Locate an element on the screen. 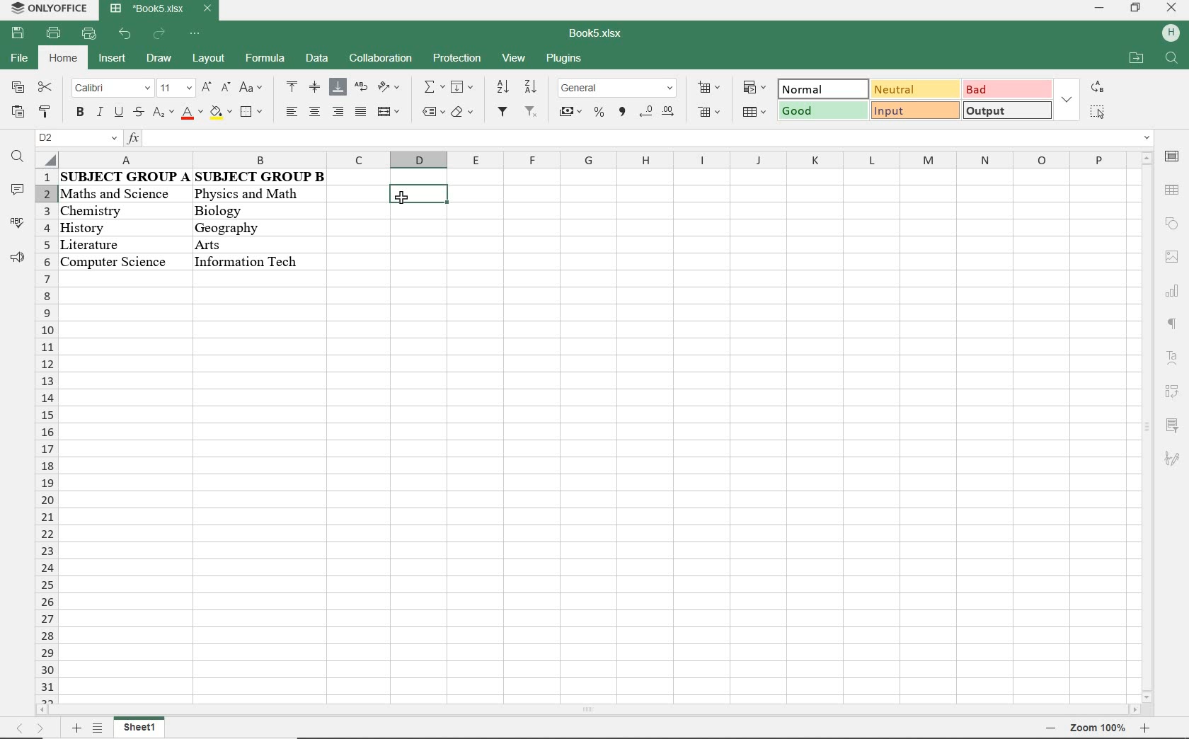 The width and height of the screenshot is (1189, 739). chemistry is located at coordinates (122, 211).